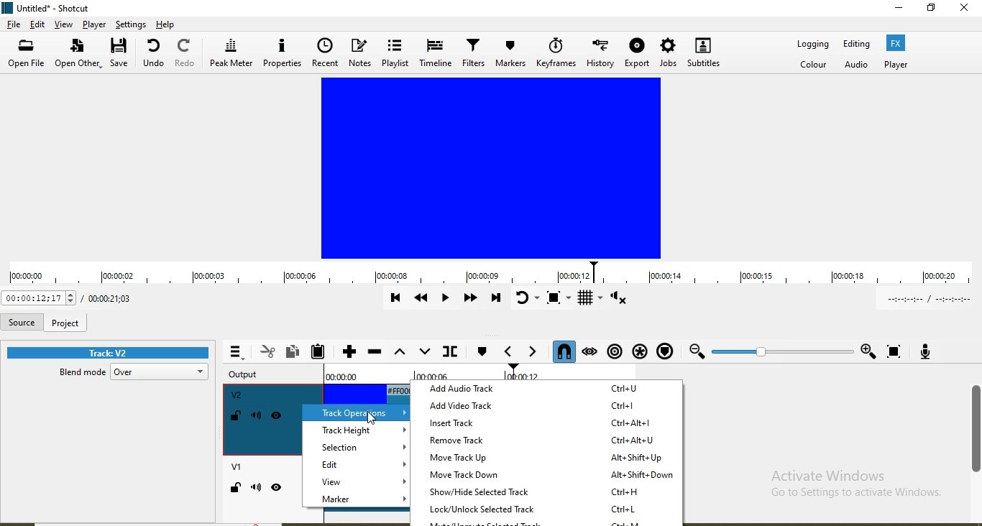  What do you see at coordinates (54, 6) in the screenshot?
I see `file name` at bounding box center [54, 6].